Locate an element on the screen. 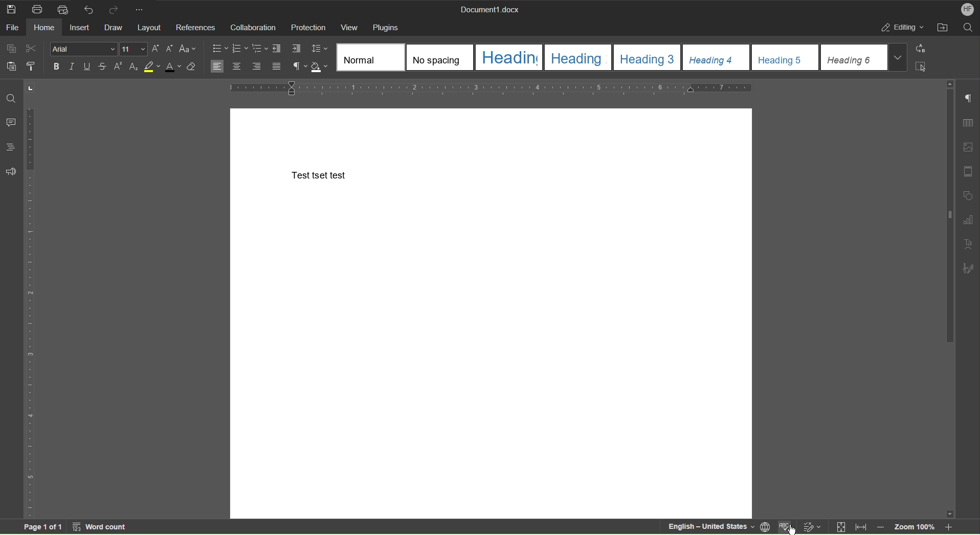 This screenshot has width=980, height=535. Search is located at coordinates (967, 27).